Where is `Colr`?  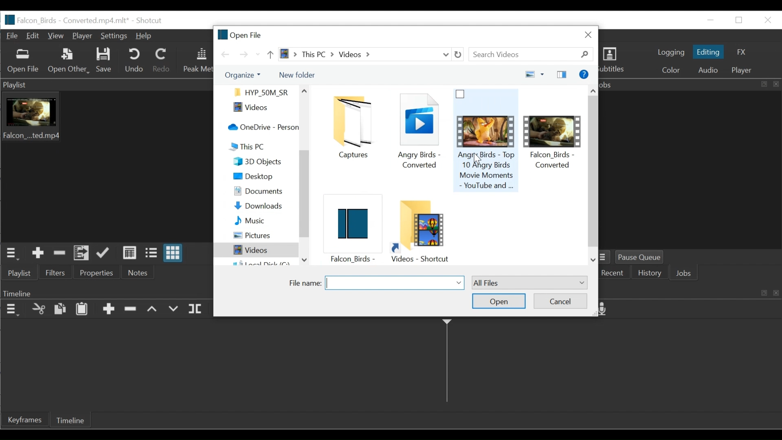 Colr is located at coordinates (672, 69).